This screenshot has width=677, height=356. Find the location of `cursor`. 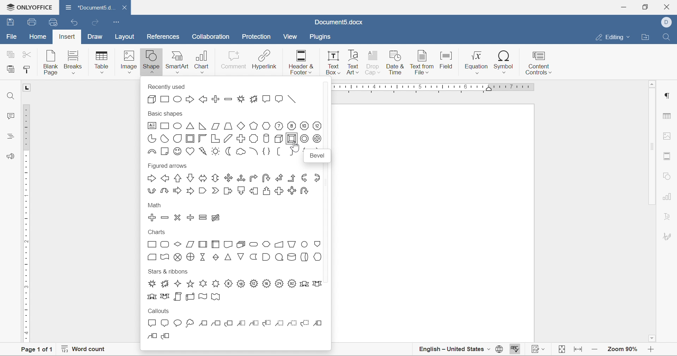

cursor is located at coordinates (296, 148).